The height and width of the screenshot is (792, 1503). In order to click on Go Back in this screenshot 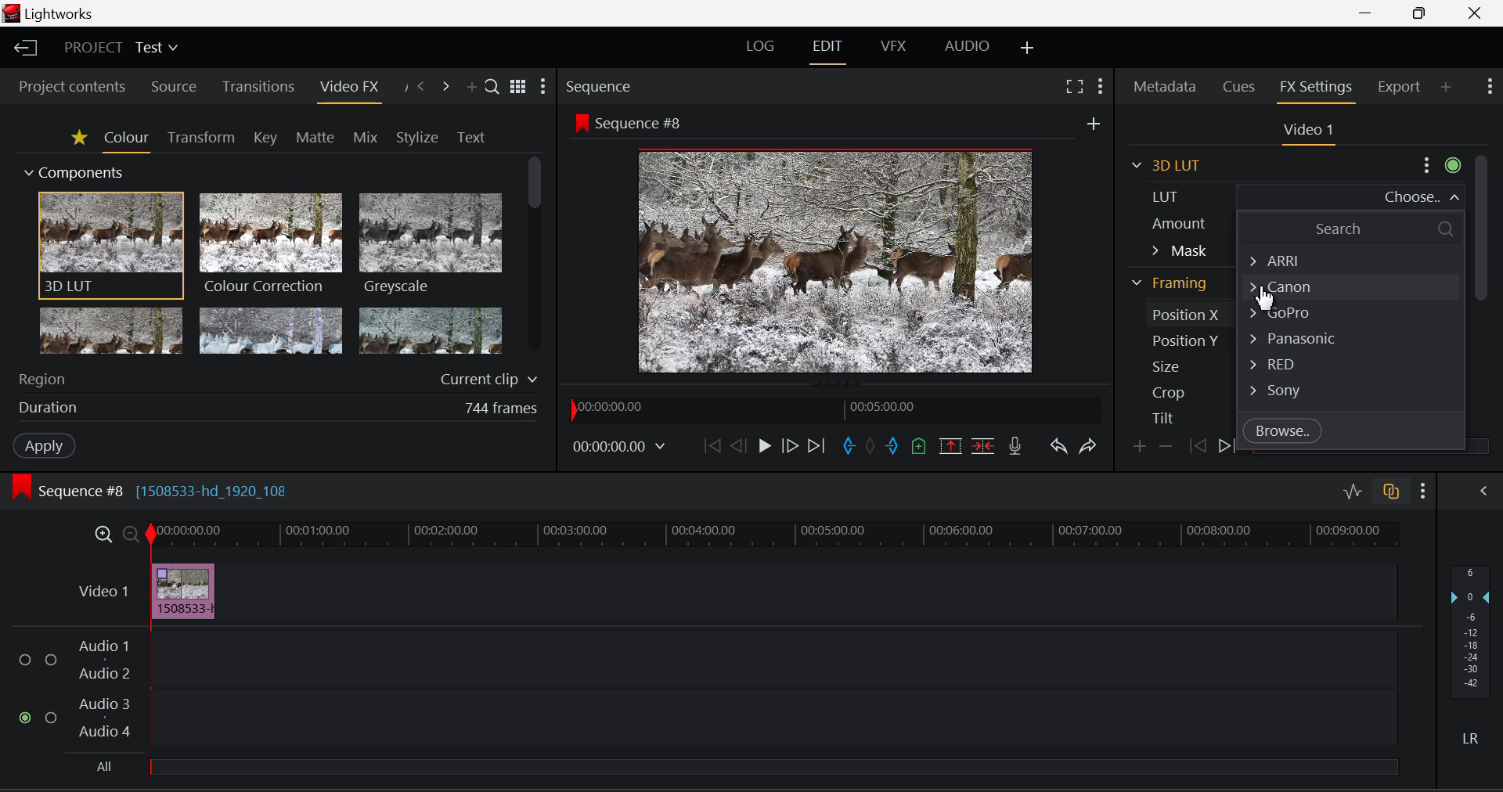, I will do `click(738, 448)`.